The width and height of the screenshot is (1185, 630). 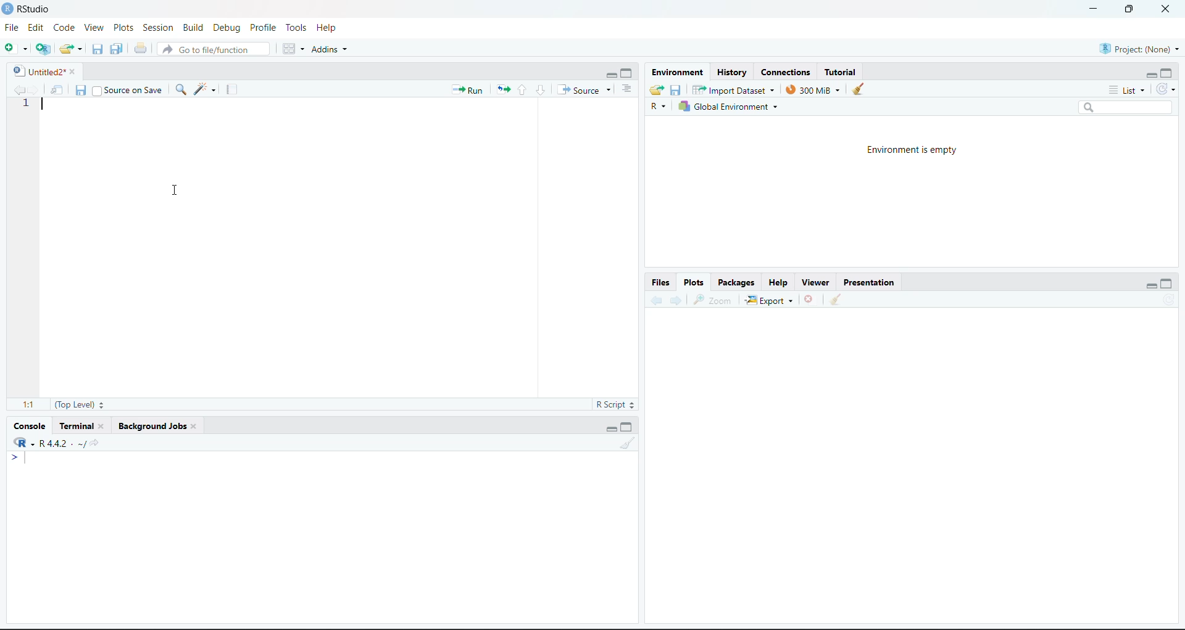 I want to click on Go to file/function, so click(x=212, y=49).